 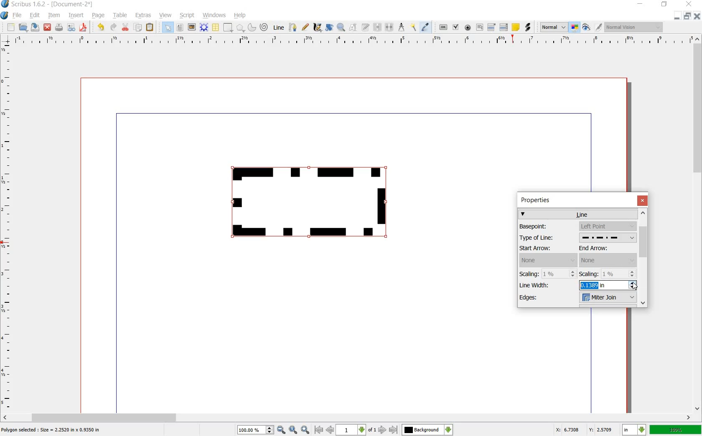 What do you see at coordinates (589, 274) in the screenshot?
I see `Scaling:` at bounding box center [589, 274].